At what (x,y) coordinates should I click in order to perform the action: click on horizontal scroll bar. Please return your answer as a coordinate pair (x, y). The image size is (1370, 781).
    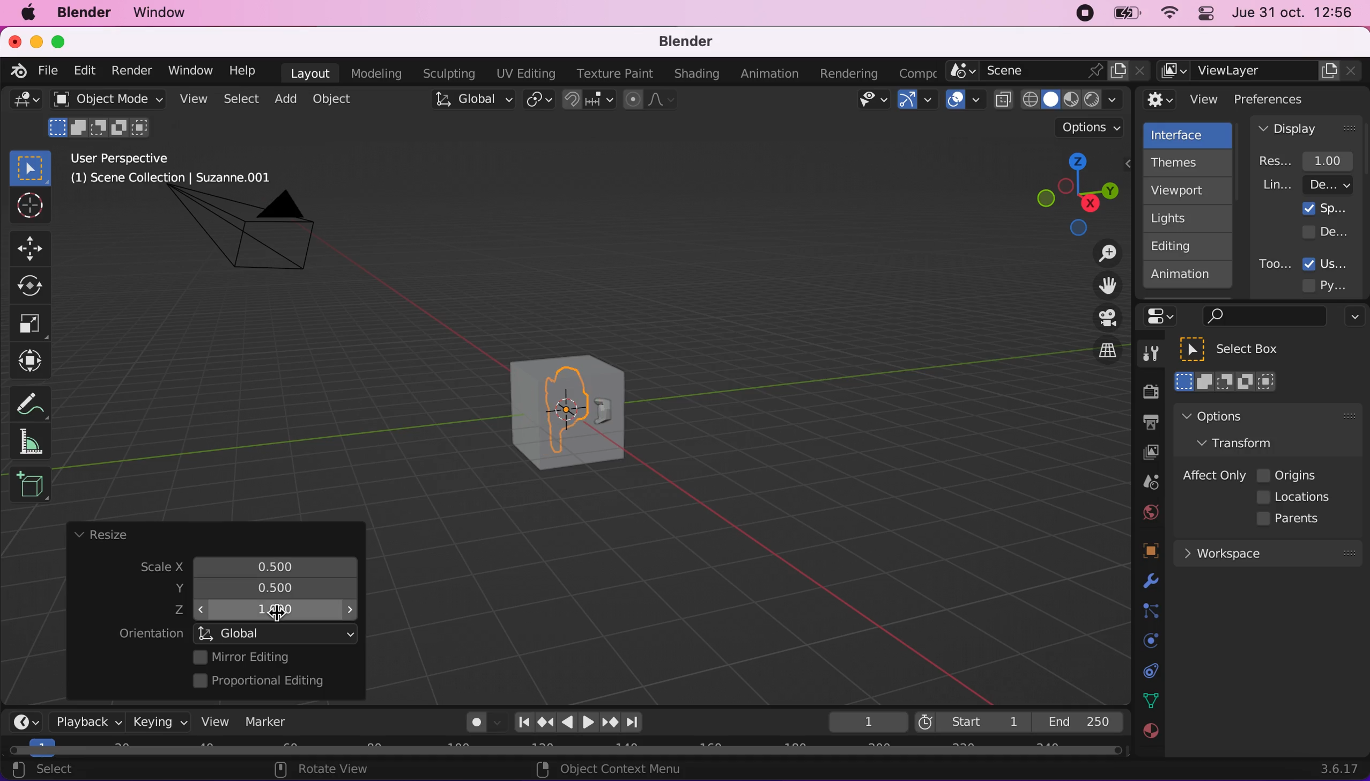
    Looking at the image, I should click on (565, 750).